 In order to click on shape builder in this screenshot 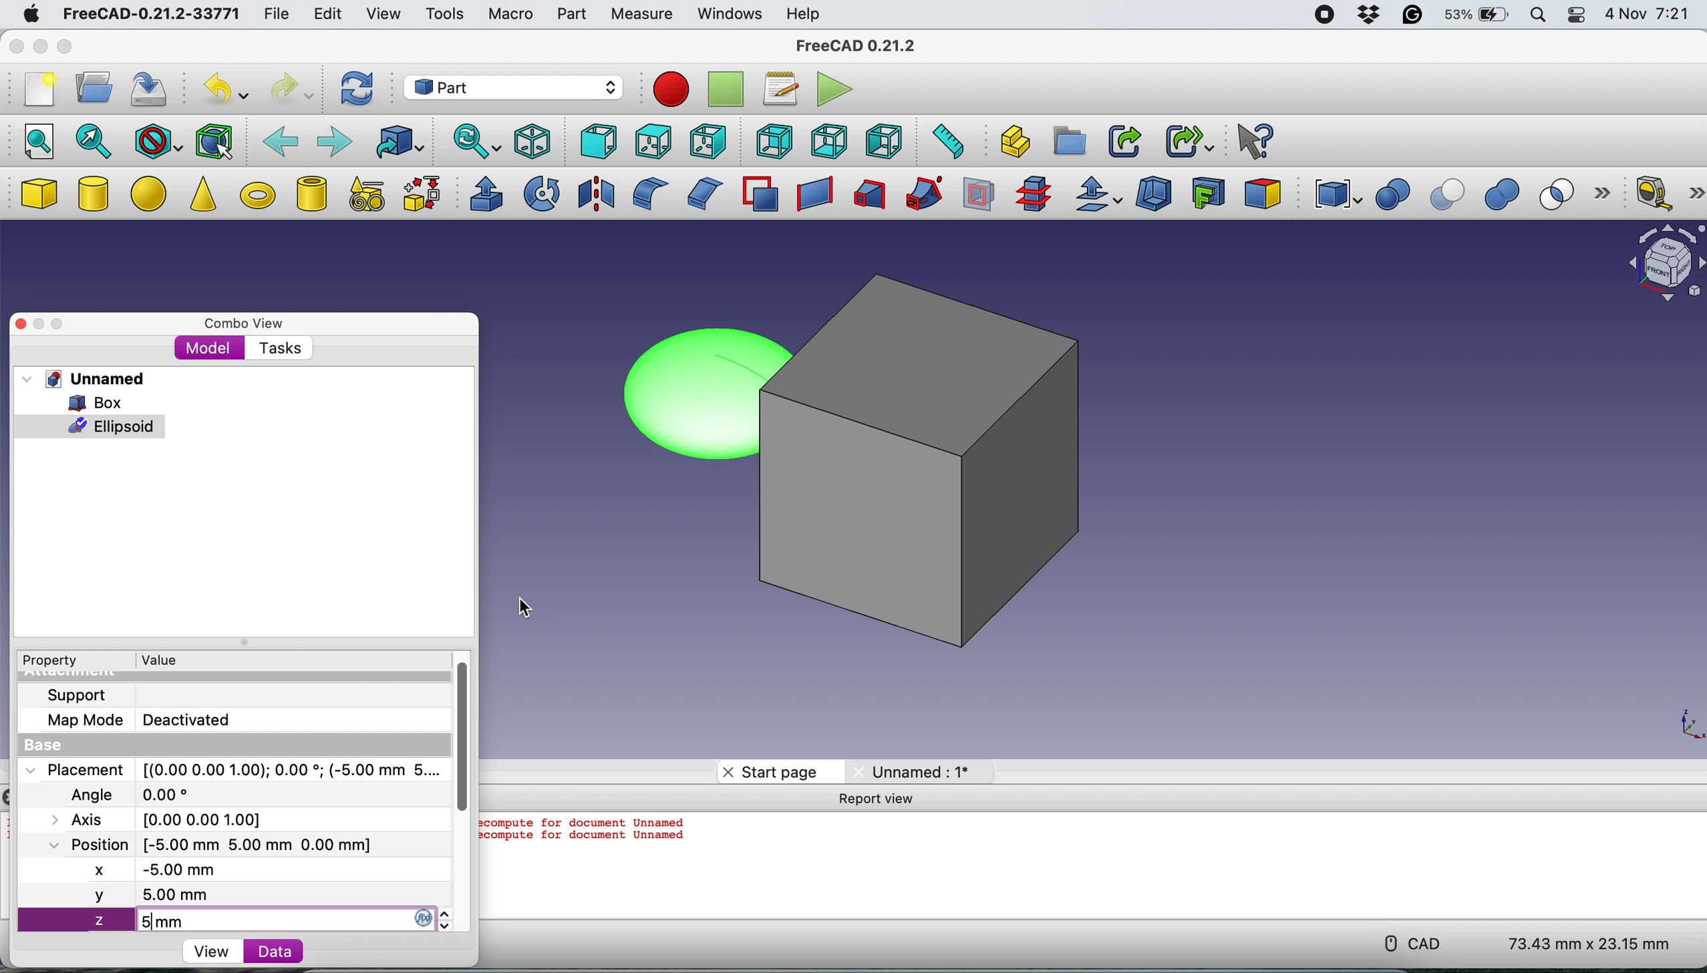, I will do `click(422, 193)`.